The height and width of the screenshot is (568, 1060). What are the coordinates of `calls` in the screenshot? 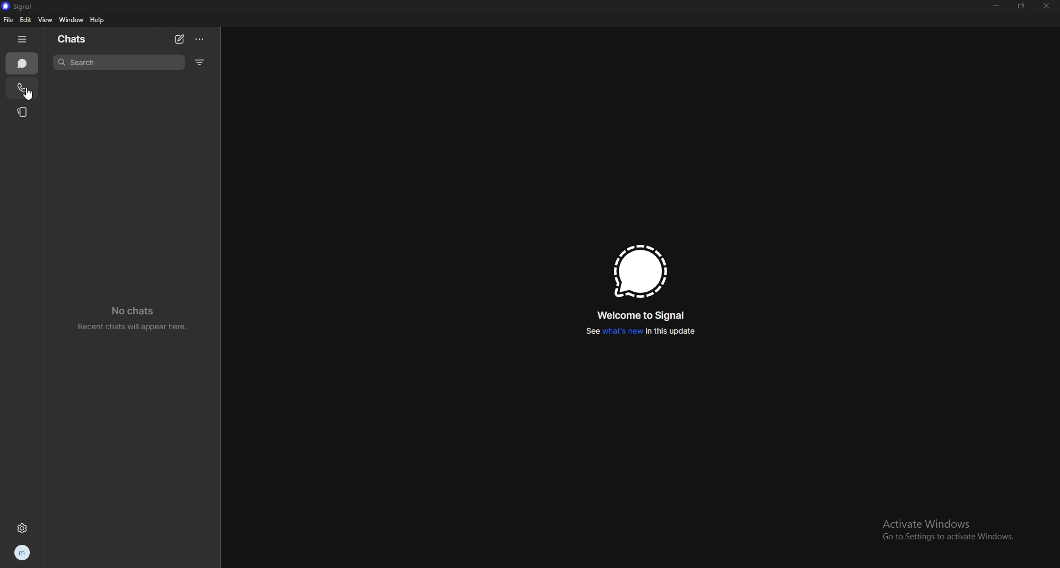 It's located at (22, 88).